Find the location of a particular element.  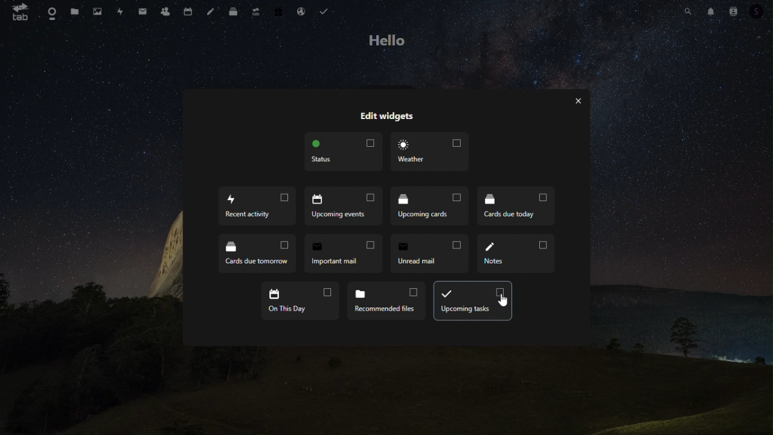

mail is located at coordinates (141, 11).